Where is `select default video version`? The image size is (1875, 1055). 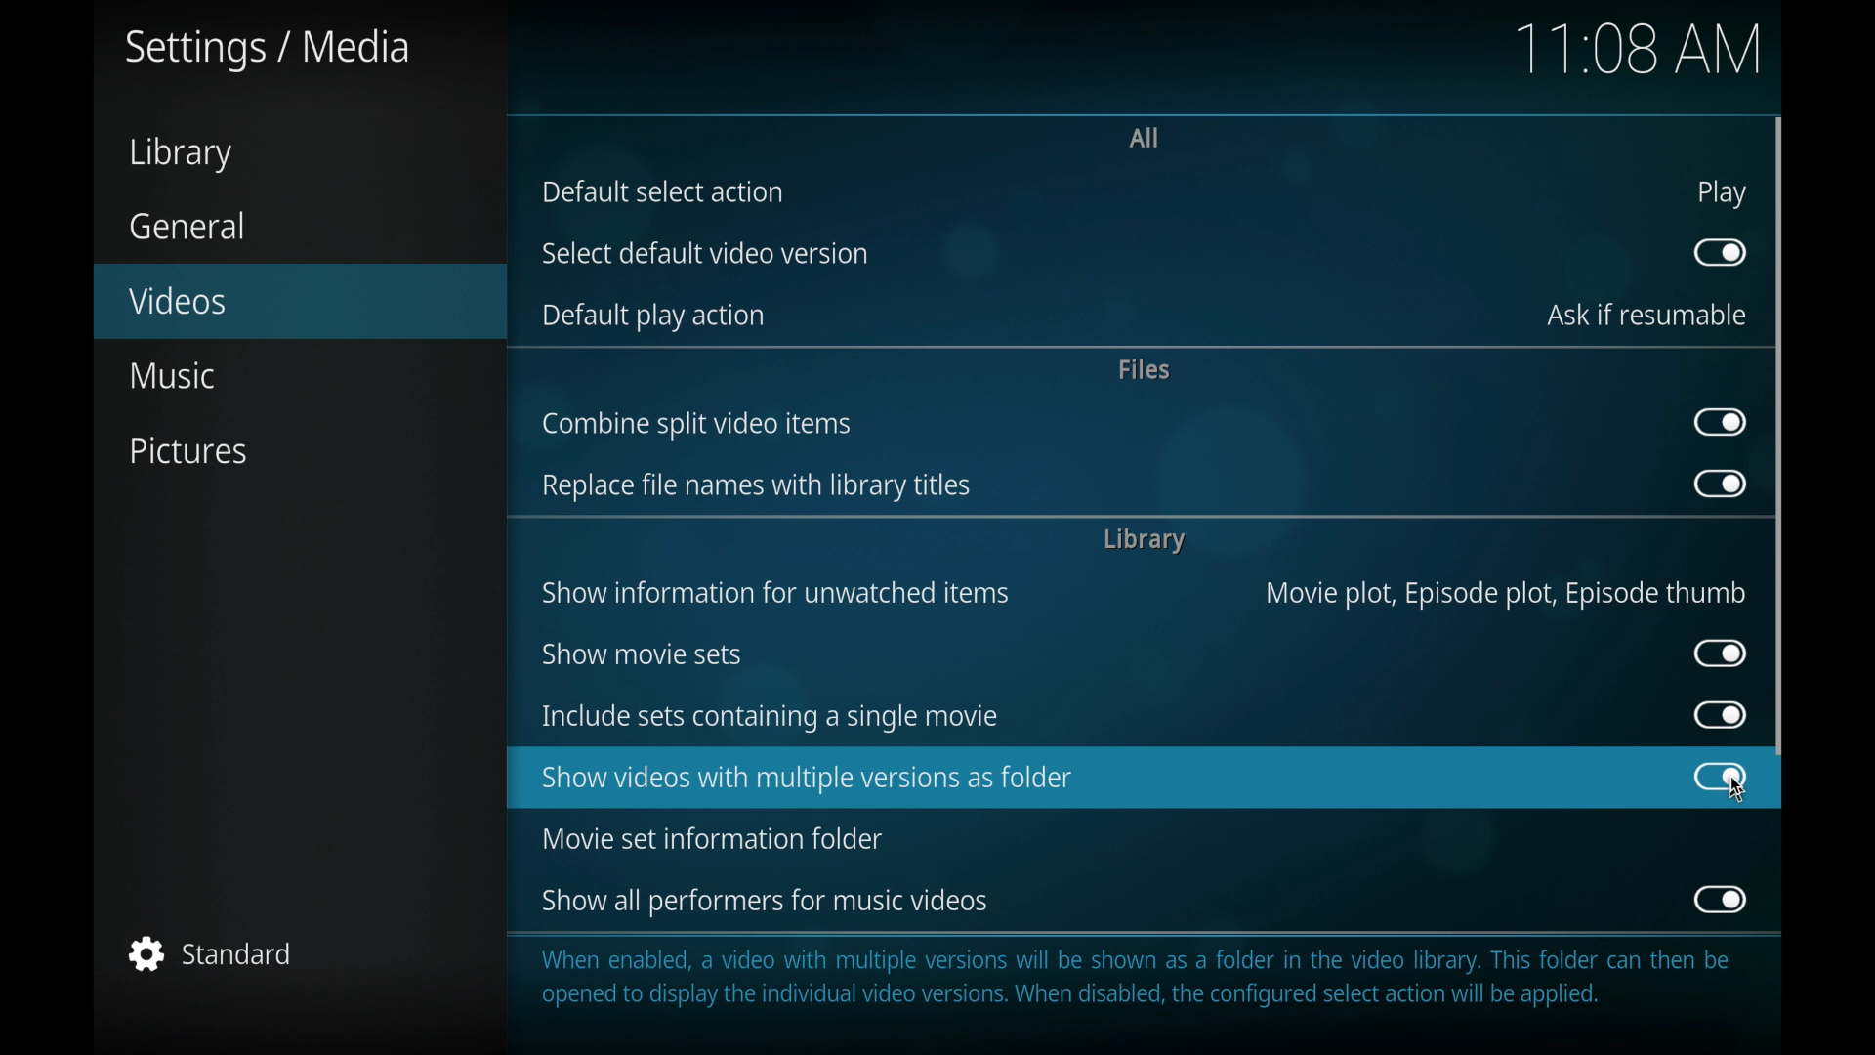
select default video version is located at coordinates (703, 253).